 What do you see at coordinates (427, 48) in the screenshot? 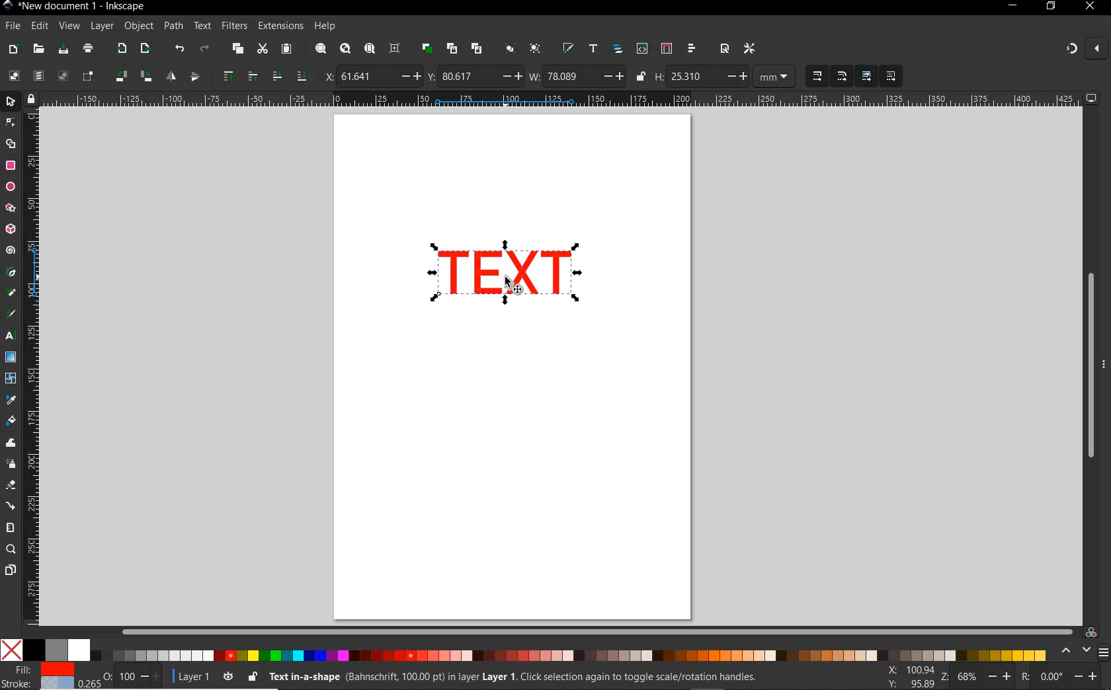
I see `duplicate` at bounding box center [427, 48].